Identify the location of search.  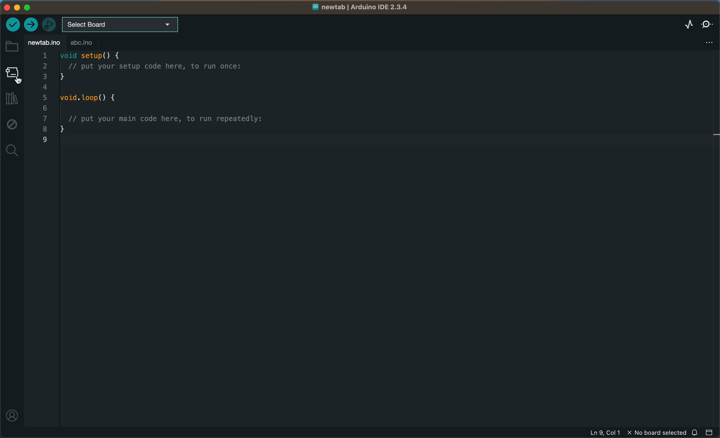
(13, 150).